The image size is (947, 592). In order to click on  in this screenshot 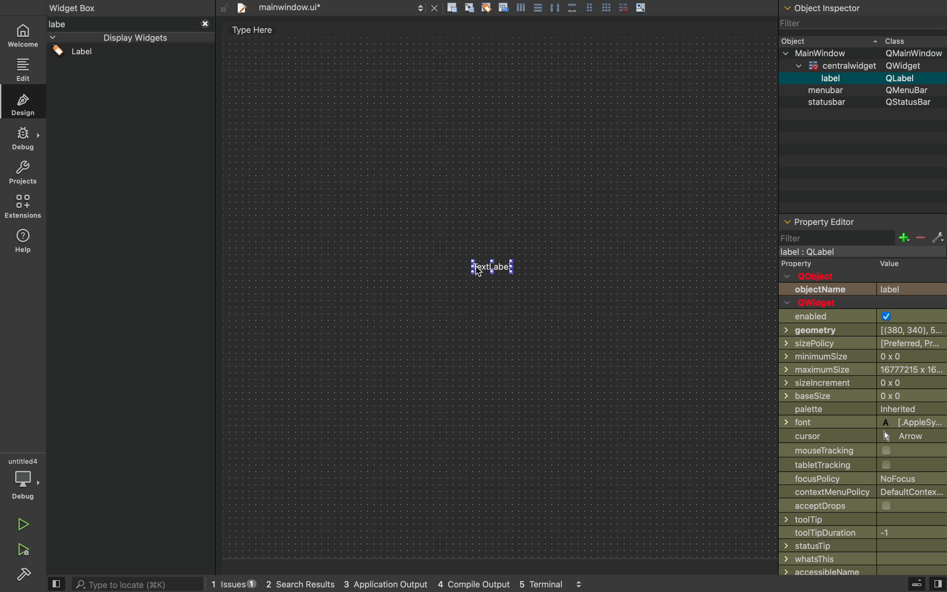, I will do `click(865, 105)`.